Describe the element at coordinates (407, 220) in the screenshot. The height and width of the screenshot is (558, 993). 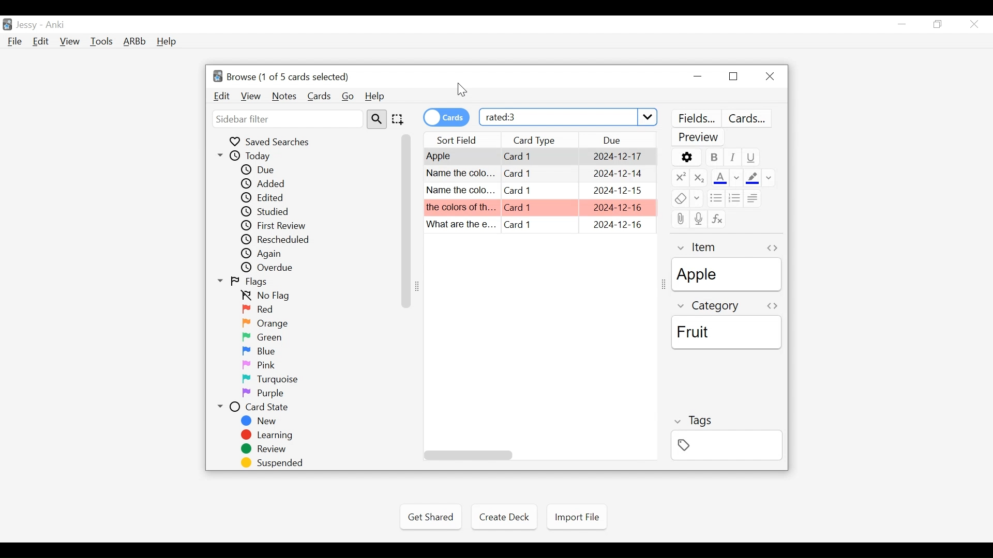
I see `Horizontal Scroll bar` at that location.